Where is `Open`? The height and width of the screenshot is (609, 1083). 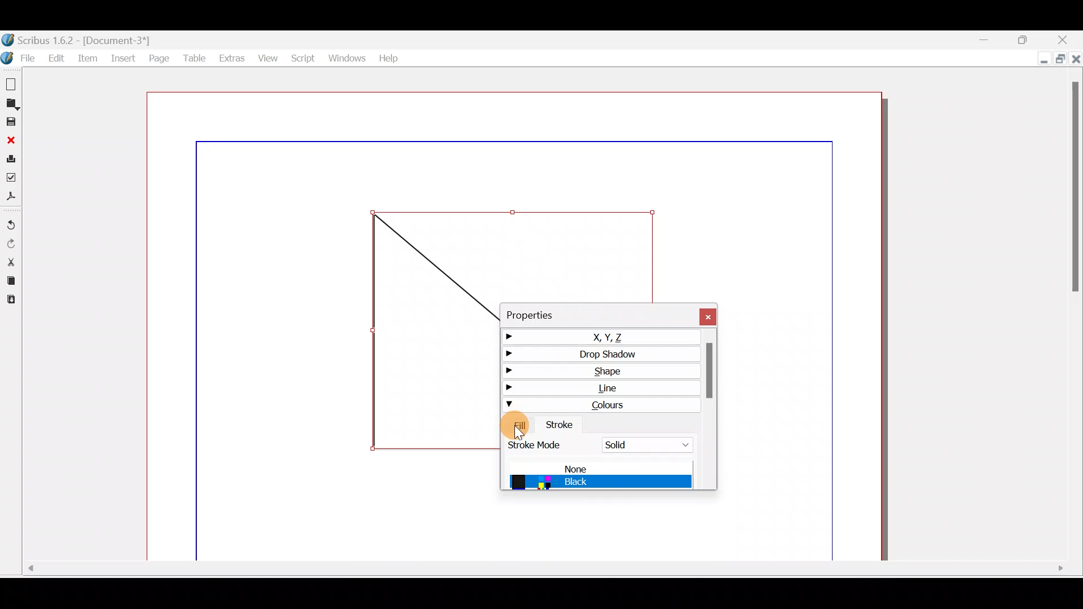
Open is located at coordinates (12, 103).